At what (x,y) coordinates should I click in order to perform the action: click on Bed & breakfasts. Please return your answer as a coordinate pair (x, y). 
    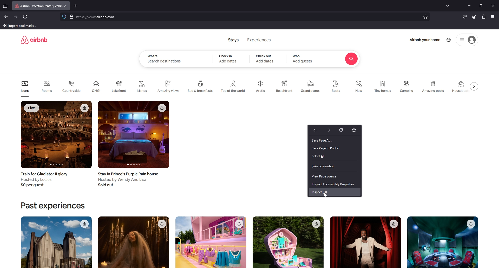
    Looking at the image, I should click on (201, 86).